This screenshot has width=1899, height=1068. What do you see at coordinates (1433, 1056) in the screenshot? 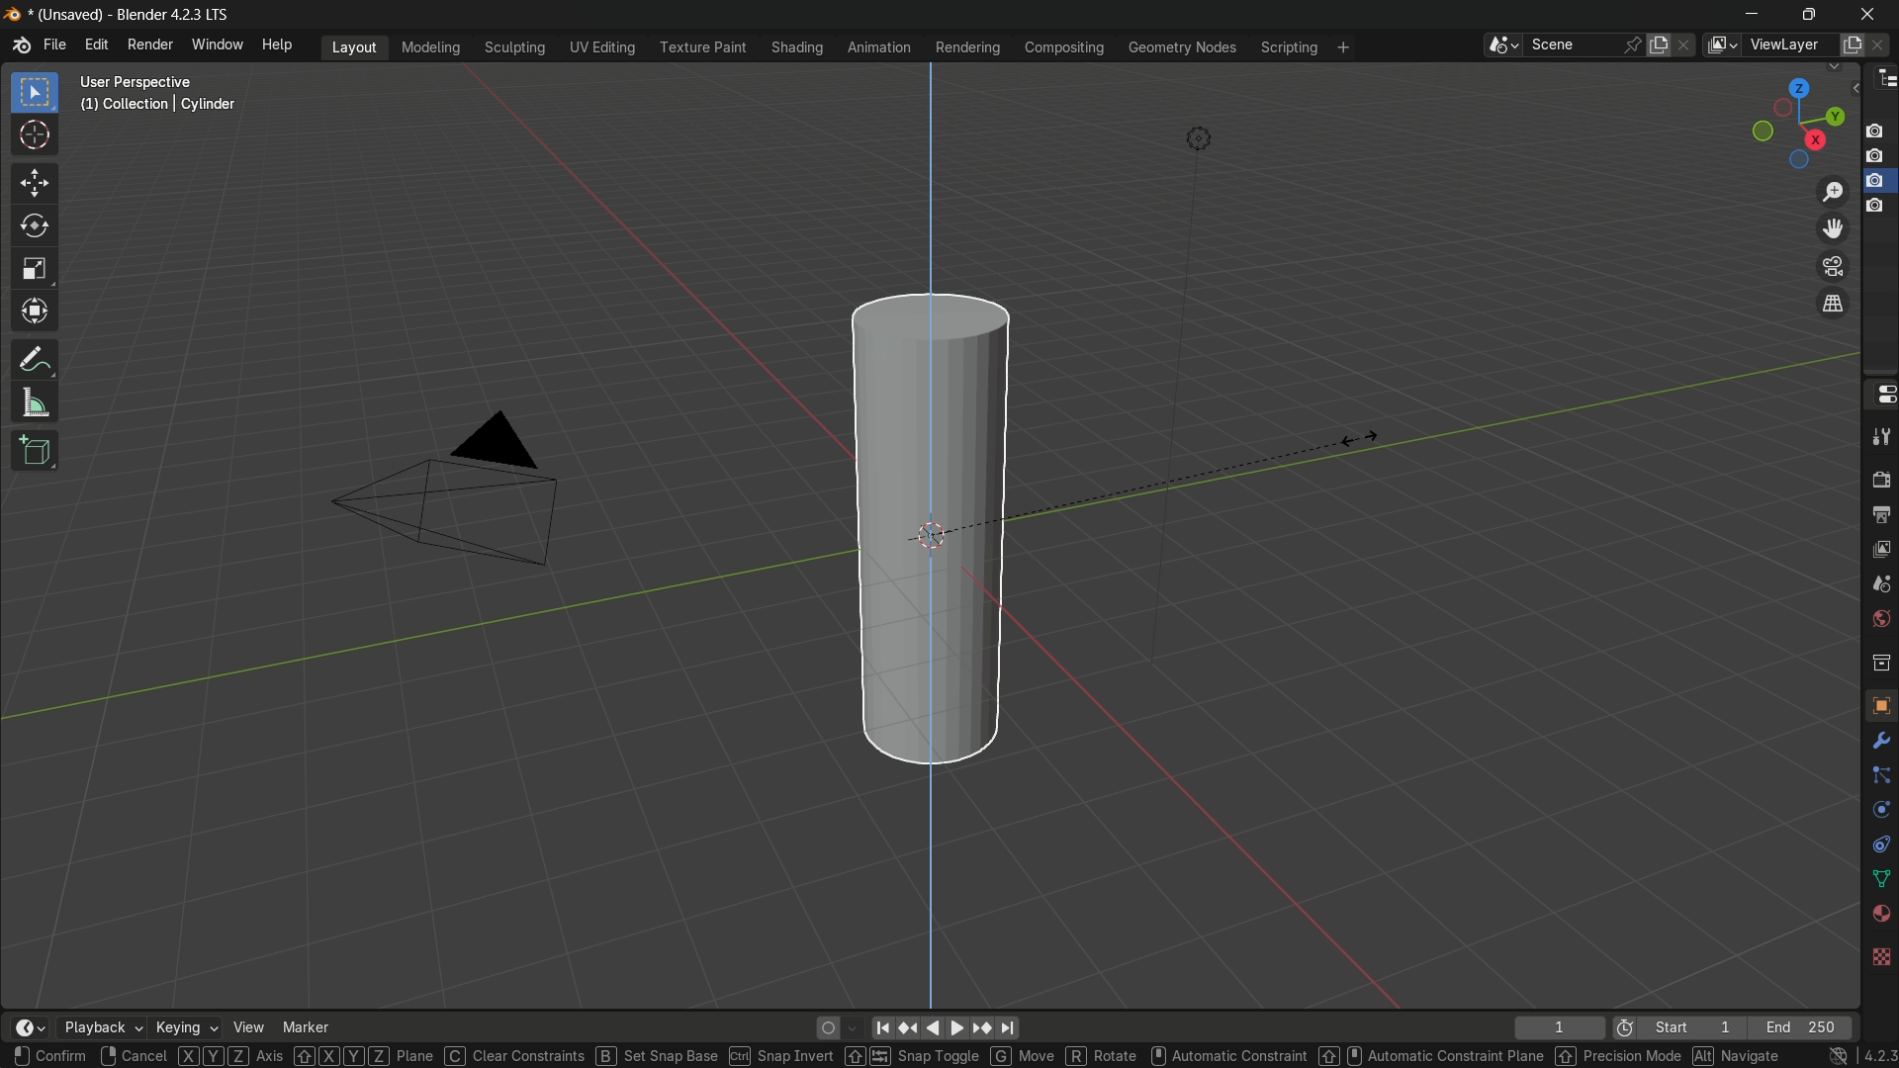
I see `hold shift and use mouse scroll wheel for Automatic constraint plane` at bounding box center [1433, 1056].